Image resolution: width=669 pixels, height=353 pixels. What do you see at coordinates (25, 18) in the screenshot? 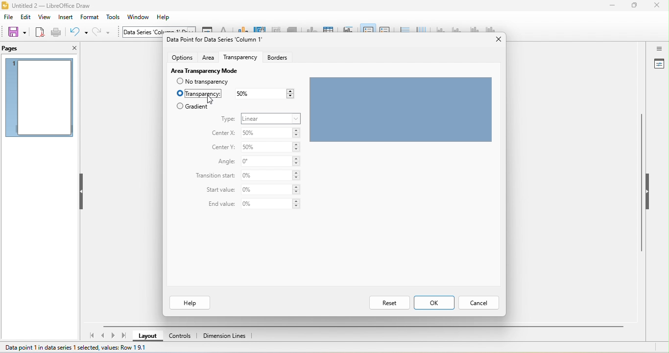
I see `edit` at bounding box center [25, 18].